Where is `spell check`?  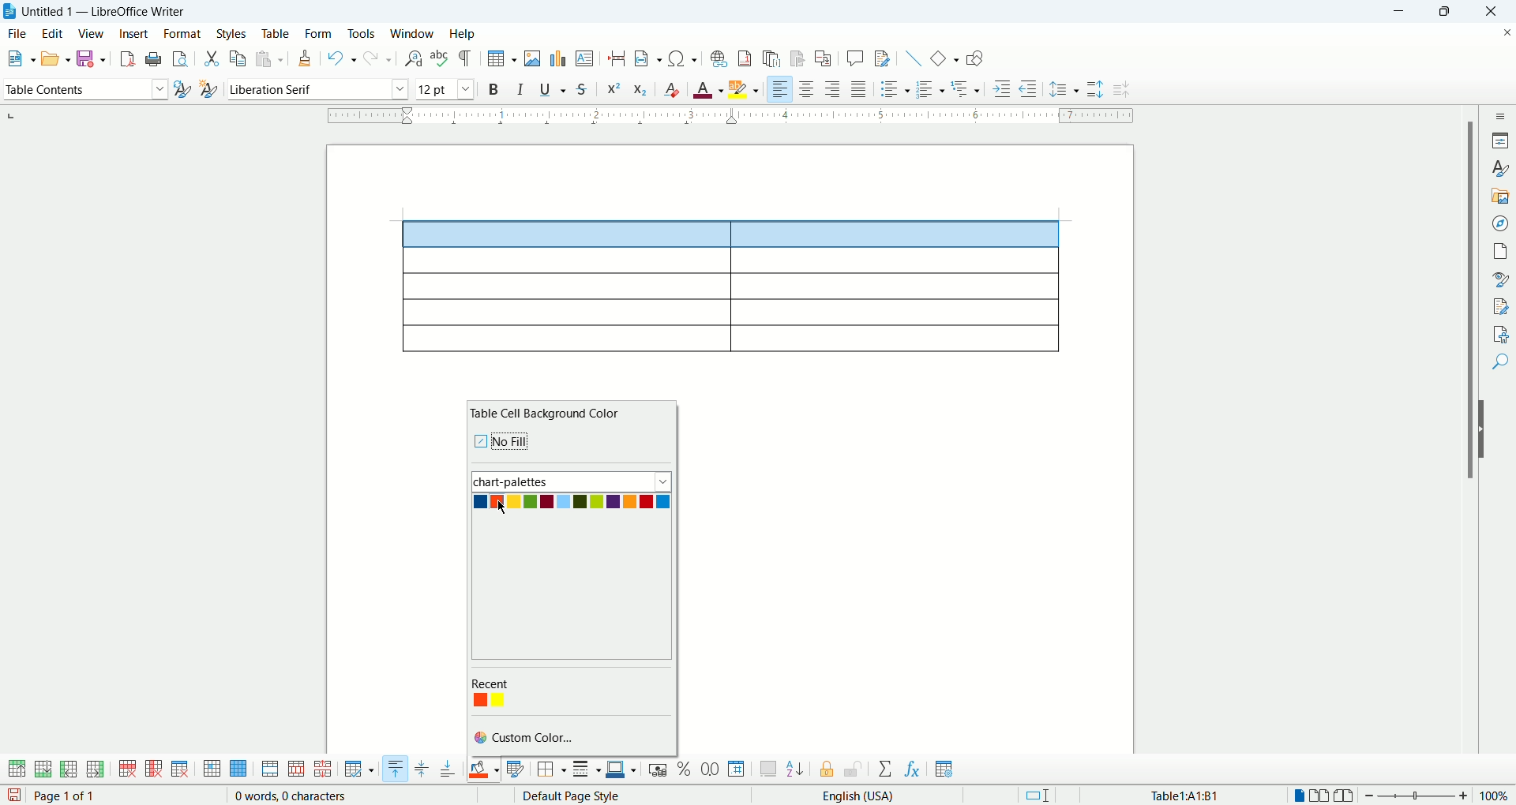 spell check is located at coordinates (441, 58).